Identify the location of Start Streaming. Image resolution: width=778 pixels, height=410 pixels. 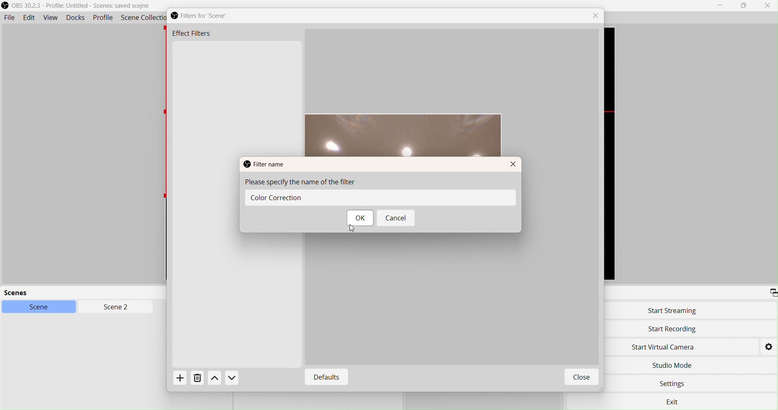
(673, 311).